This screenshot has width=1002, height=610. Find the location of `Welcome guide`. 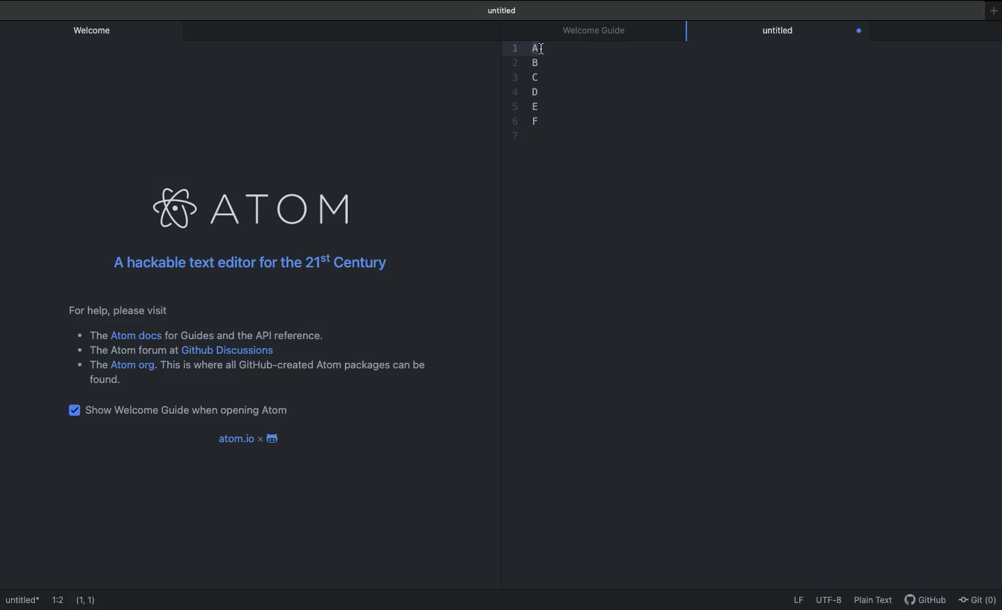

Welcome guide is located at coordinates (504, 10).